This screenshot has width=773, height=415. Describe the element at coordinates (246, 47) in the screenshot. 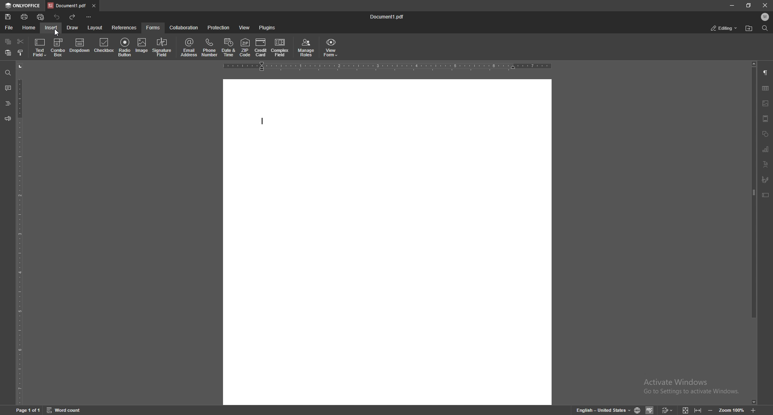

I see `zip code` at that location.